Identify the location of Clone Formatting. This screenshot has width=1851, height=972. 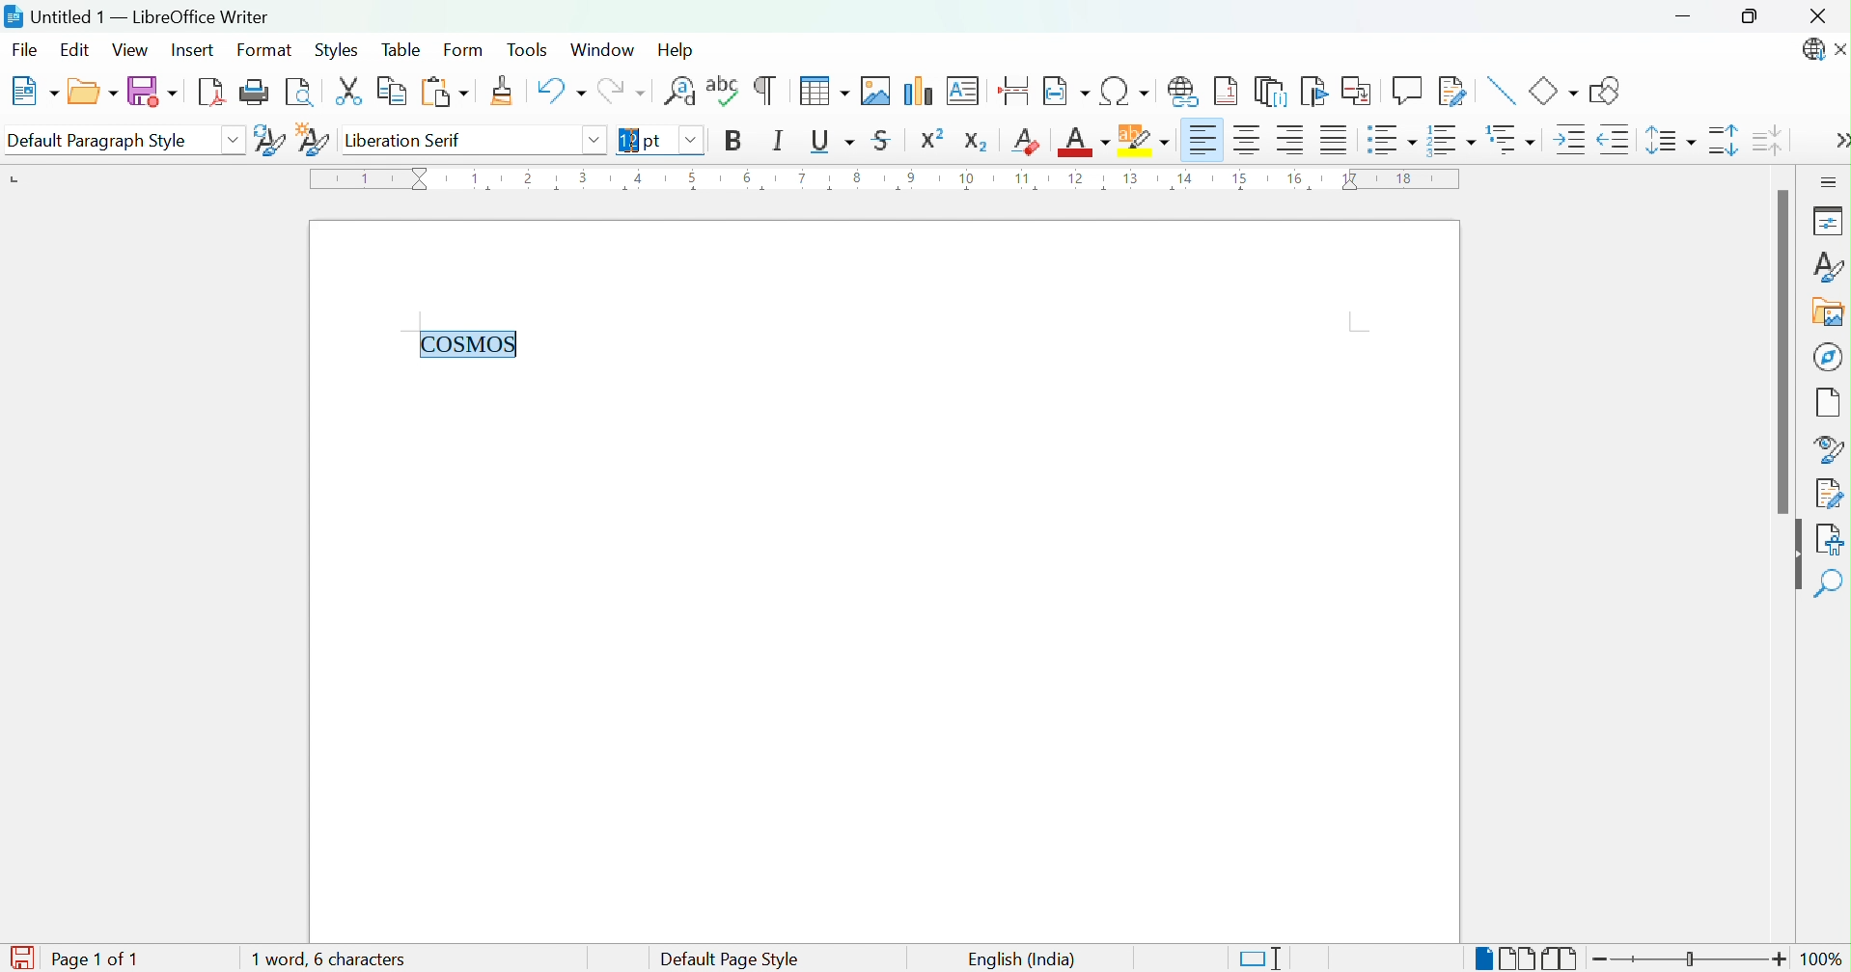
(506, 92).